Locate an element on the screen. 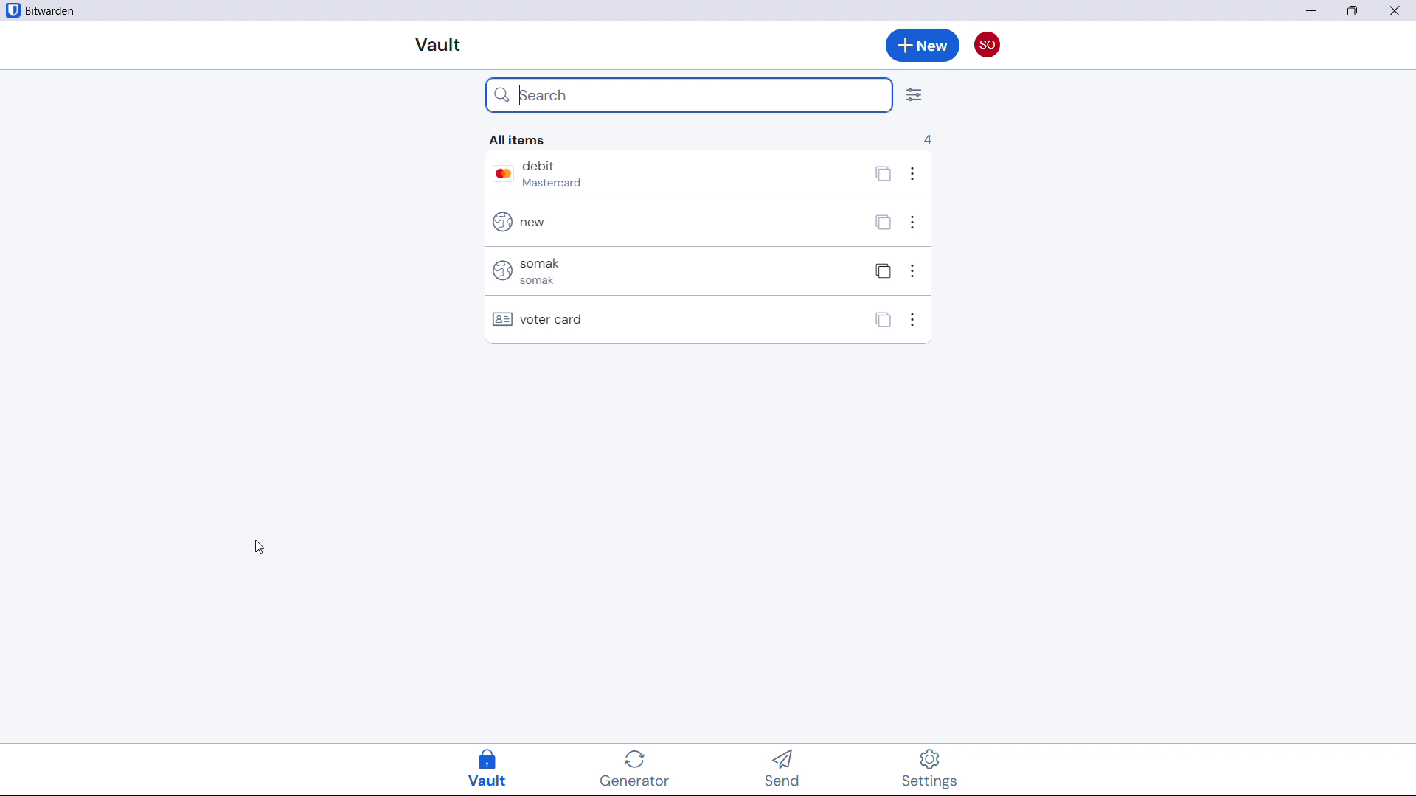  logged in account "SO" is located at coordinates (986, 41).